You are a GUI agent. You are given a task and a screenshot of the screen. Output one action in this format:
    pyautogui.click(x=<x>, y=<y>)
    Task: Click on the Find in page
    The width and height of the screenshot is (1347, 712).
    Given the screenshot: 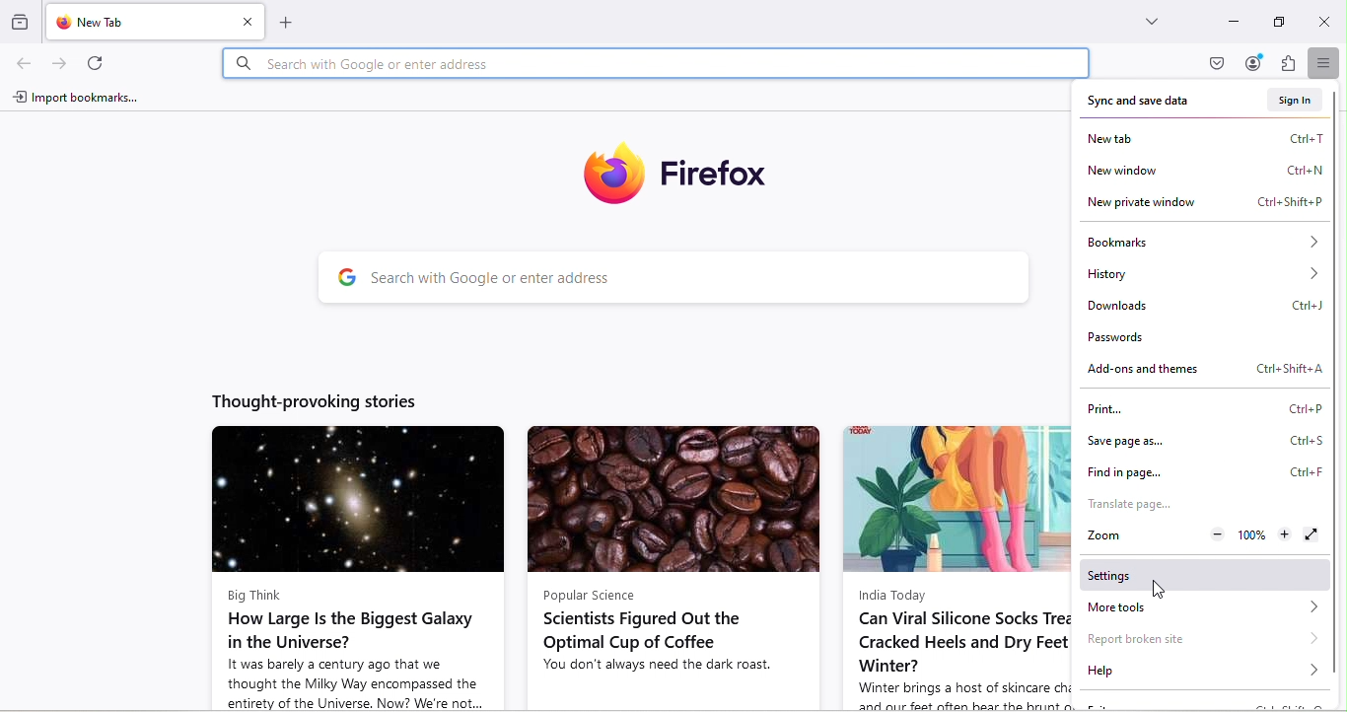 What is the action you would take?
    pyautogui.click(x=1208, y=473)
    